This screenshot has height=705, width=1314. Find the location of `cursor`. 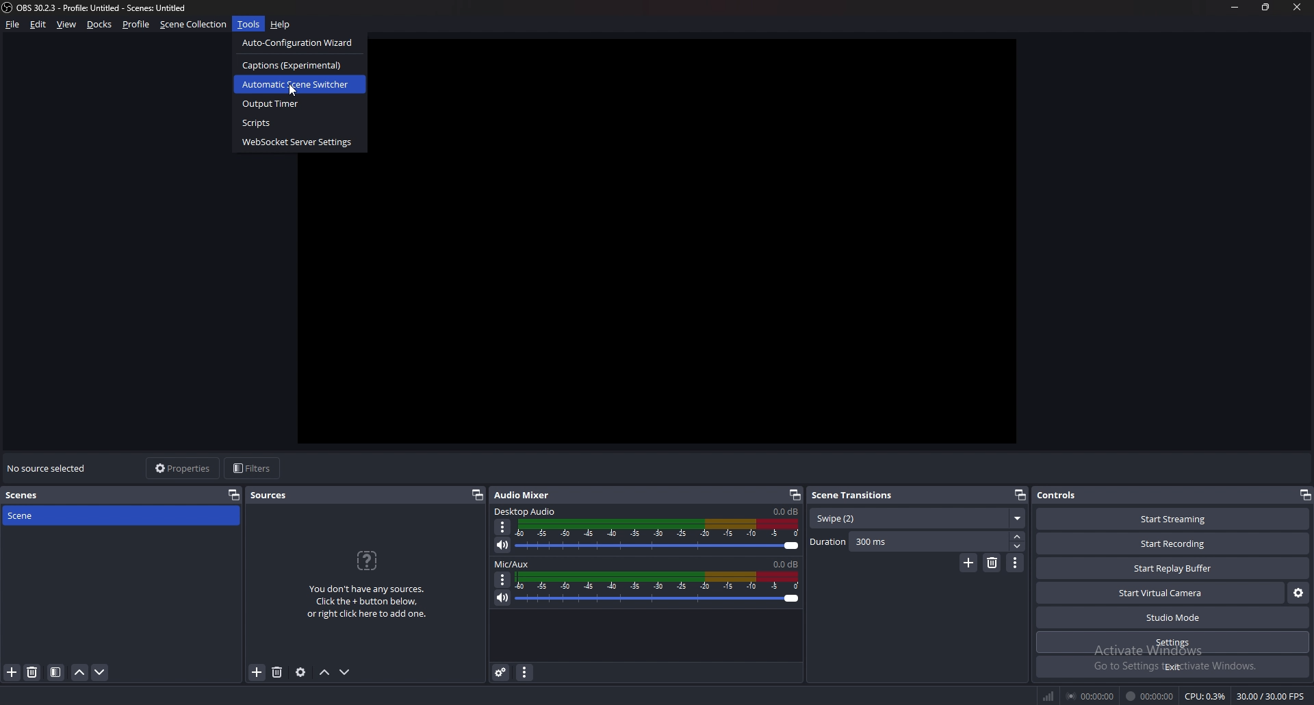

cursor is located at coordinates (296, 92).